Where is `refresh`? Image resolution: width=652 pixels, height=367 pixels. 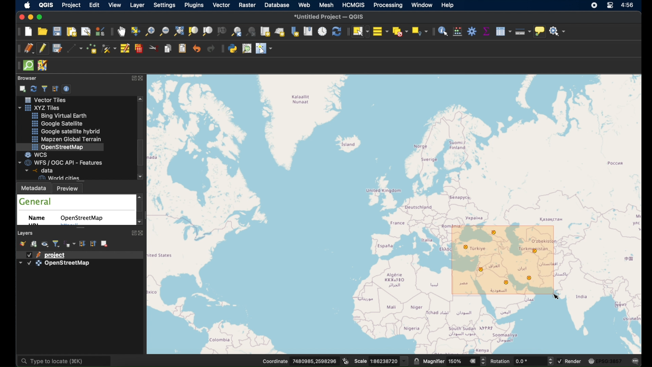 refresh is located at coordinates (33, 88).